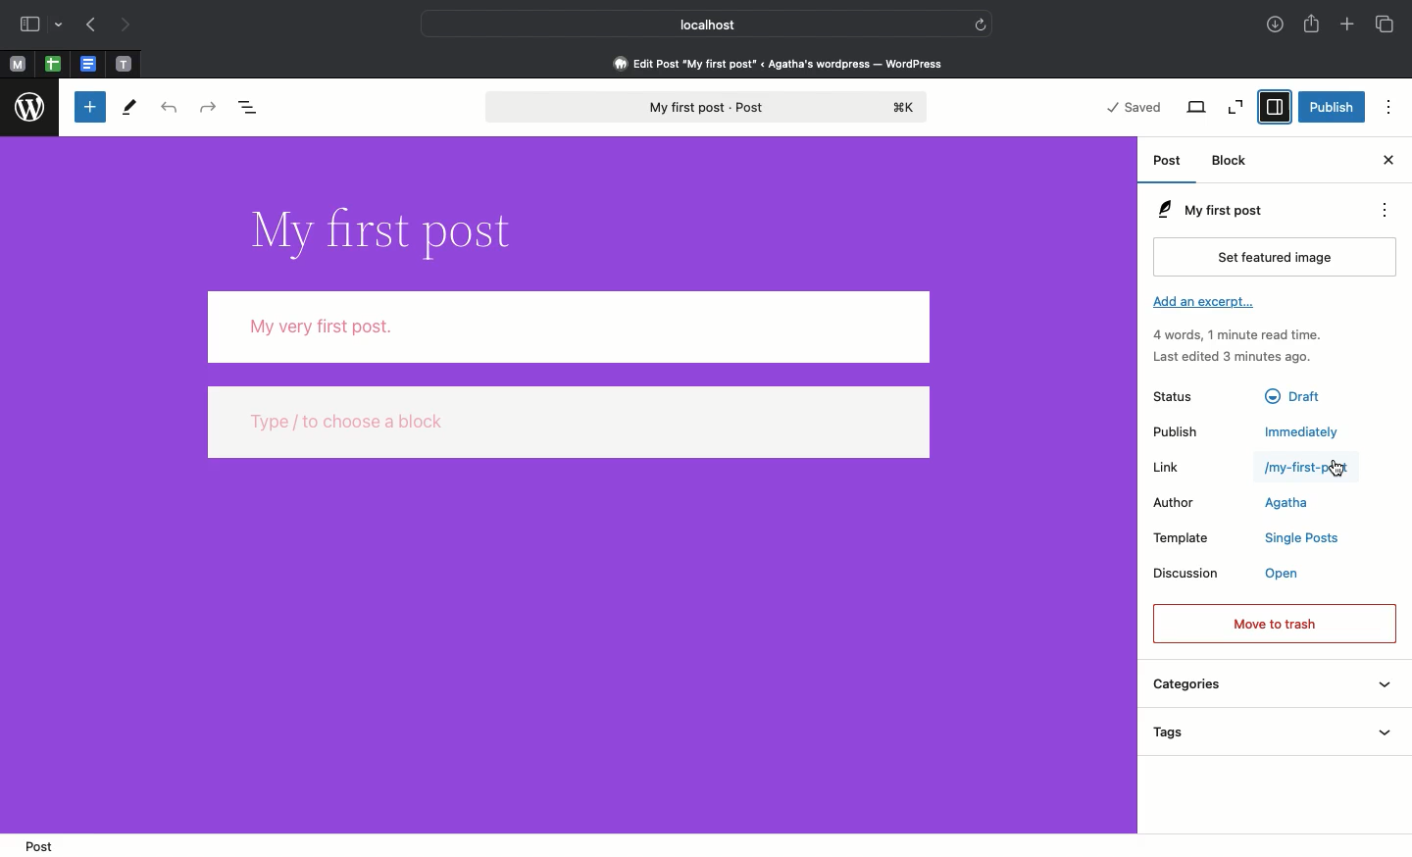 This screenshot has width=1412, height=857. What do you see at coordinates (169, 106) in the screenshot?
I see `Undo` at bounding box center [169, 106].